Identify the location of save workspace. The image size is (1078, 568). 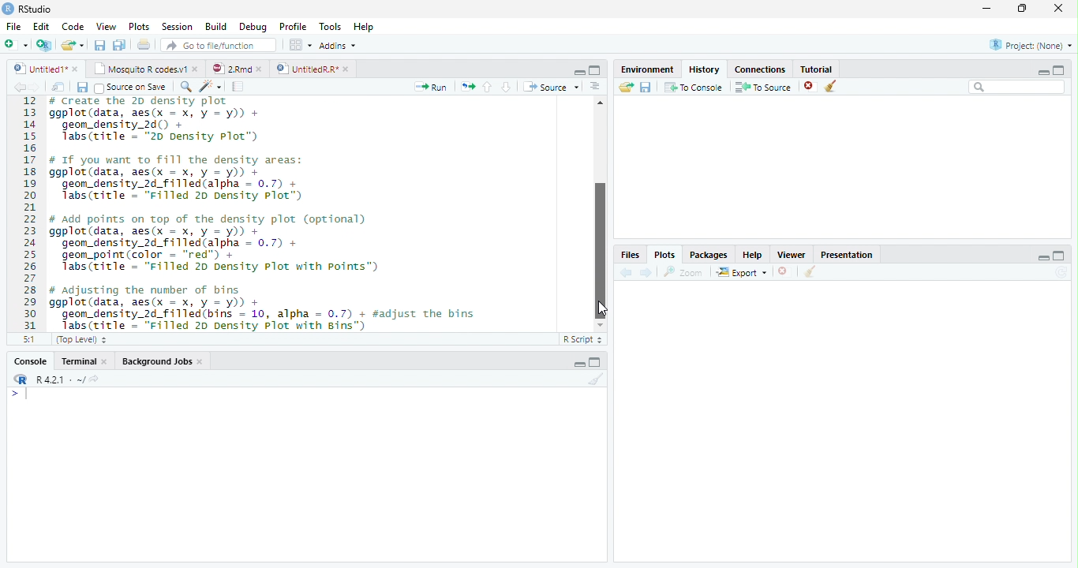
(647, 88).